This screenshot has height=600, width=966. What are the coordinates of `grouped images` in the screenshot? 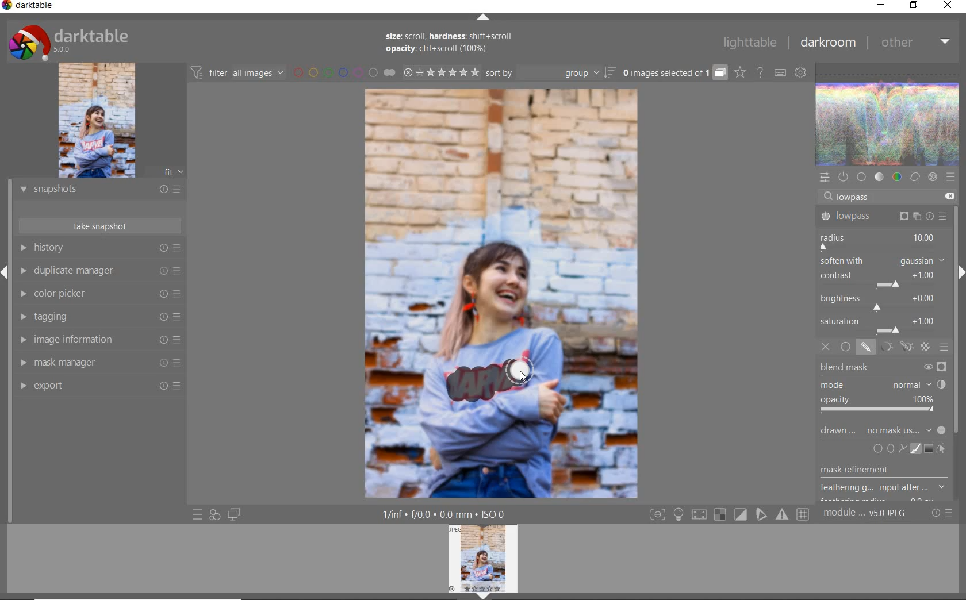 It's located at (674, 73).